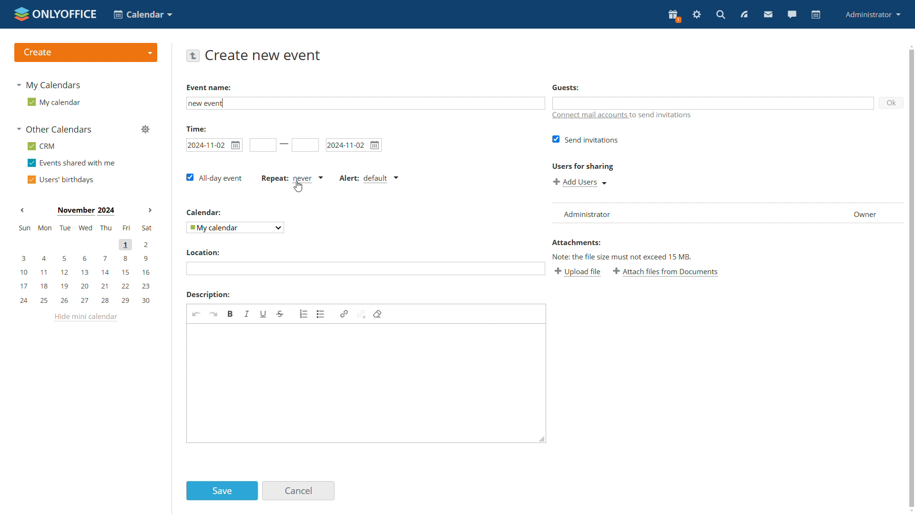 Image resolution: width=915 pixels, height=515 pixels. Describe the element at coordinates (54, 13) in the screenshot. I see `logo` at that location.